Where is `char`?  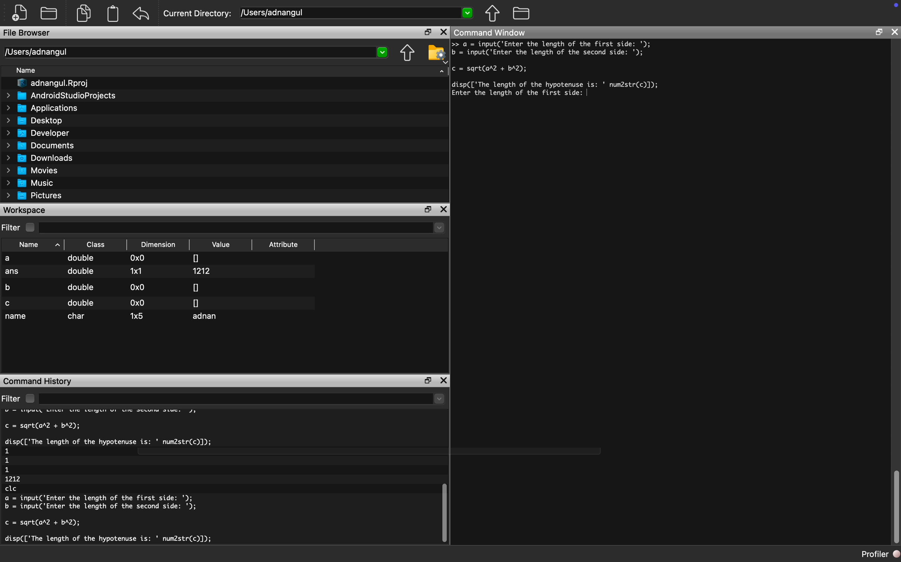 char is located at coordinates (79, 316).